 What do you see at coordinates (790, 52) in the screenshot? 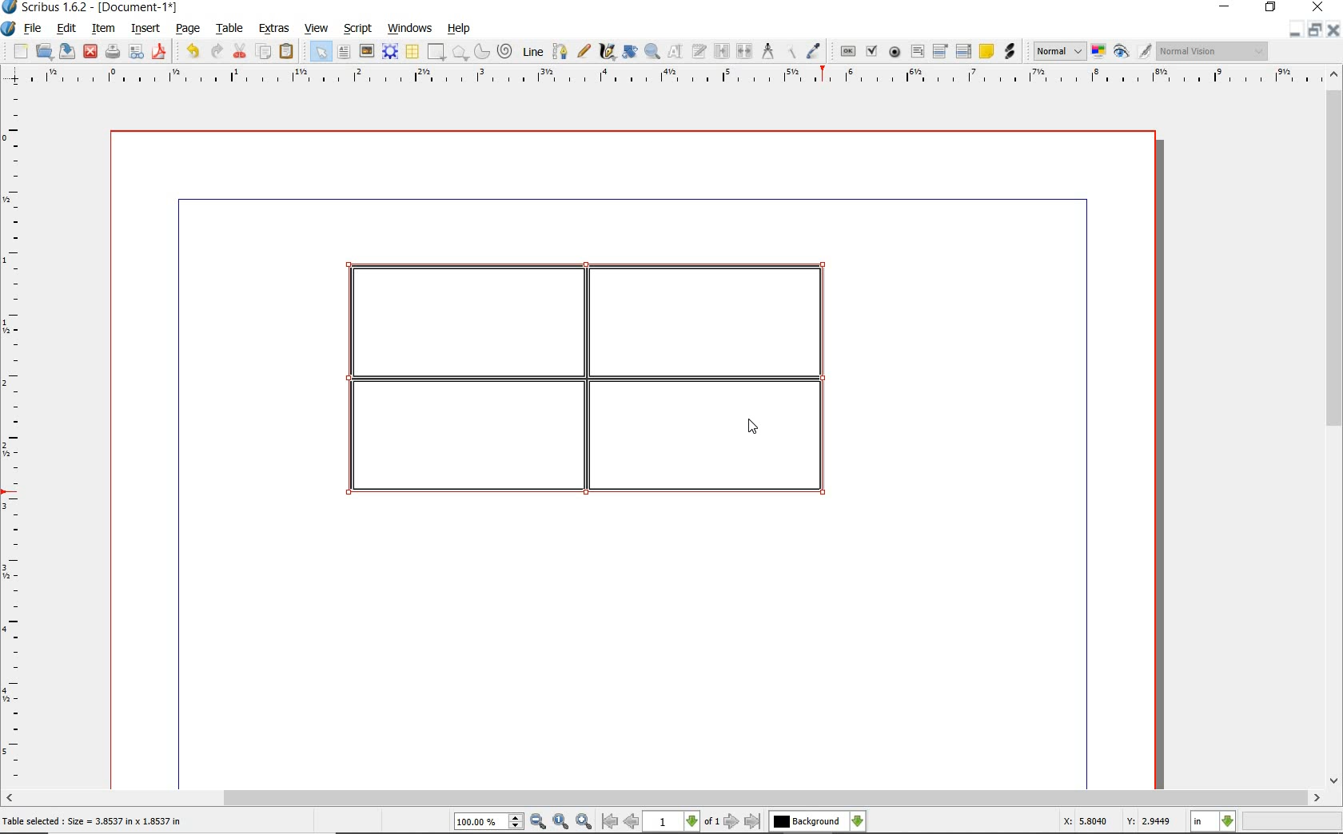
I see `copy item properties` at bounding box center [790, 52].